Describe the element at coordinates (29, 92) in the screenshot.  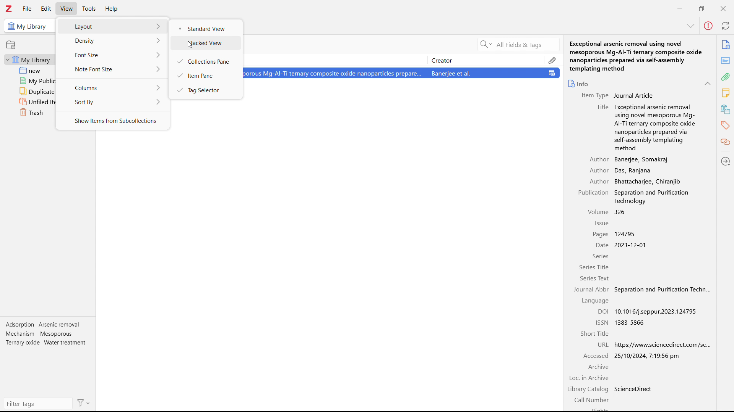
I see `duplicate items` at that location.